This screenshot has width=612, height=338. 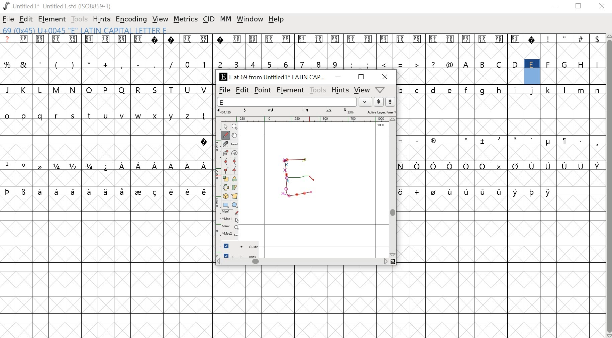 I want to click on element, so click(x=290, y=90).